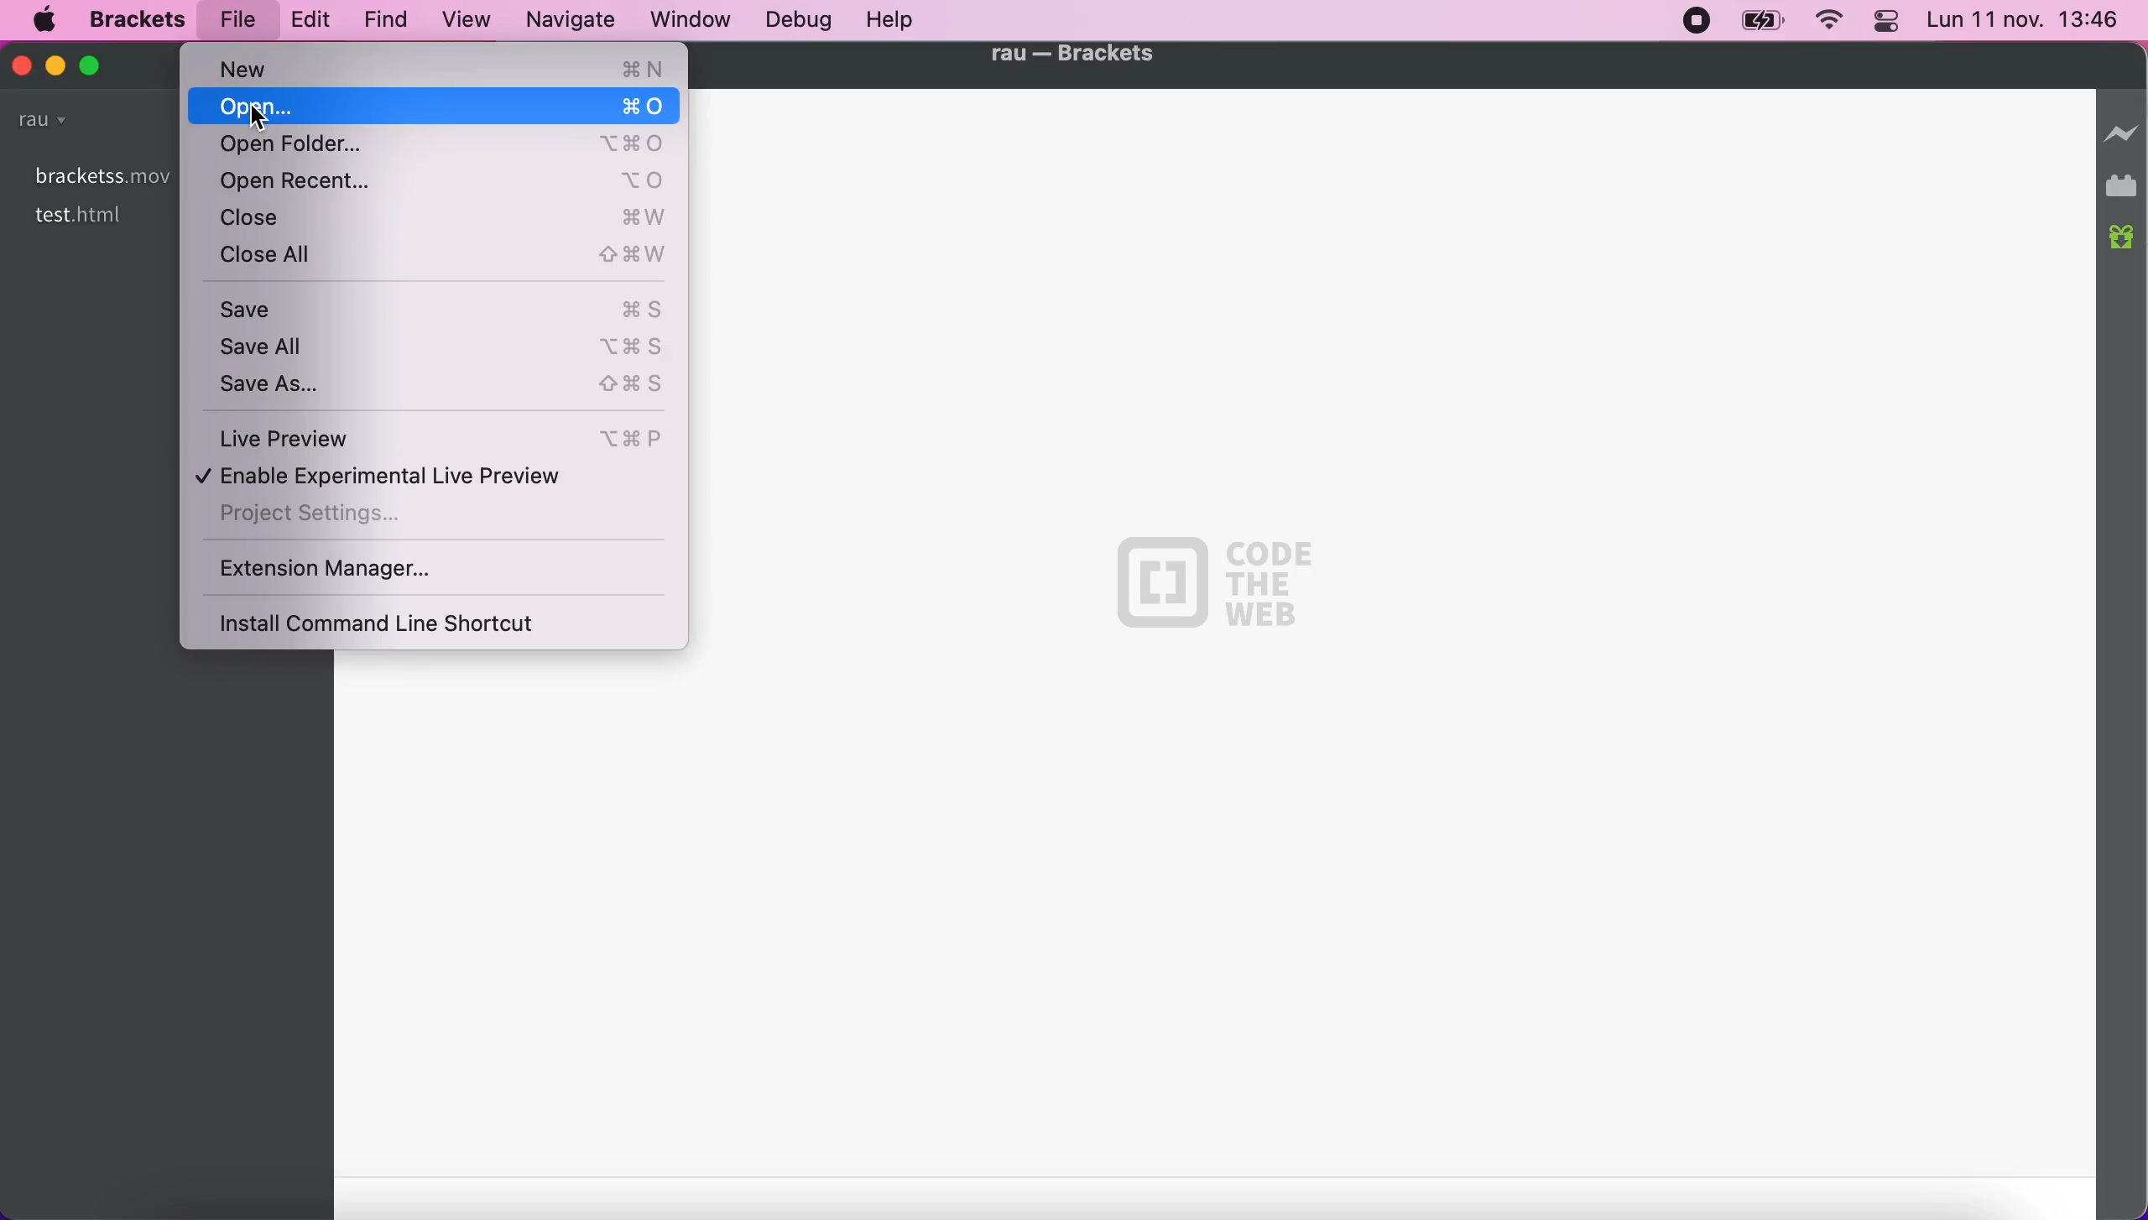  Describe the element at coordinates (2025, 23) in the screenshot. I see `time and date` at that location.